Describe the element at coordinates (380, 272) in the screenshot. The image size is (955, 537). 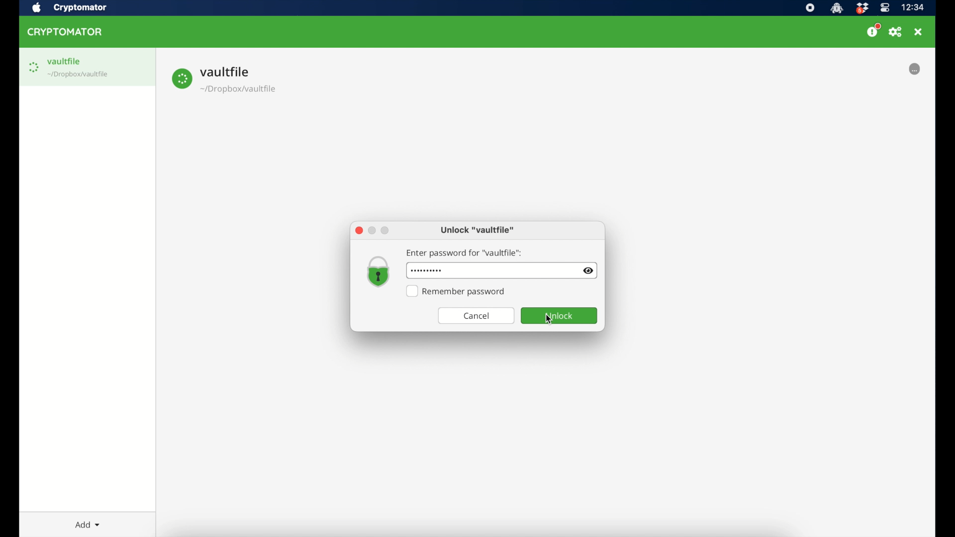
I see `lock icon` at that location.